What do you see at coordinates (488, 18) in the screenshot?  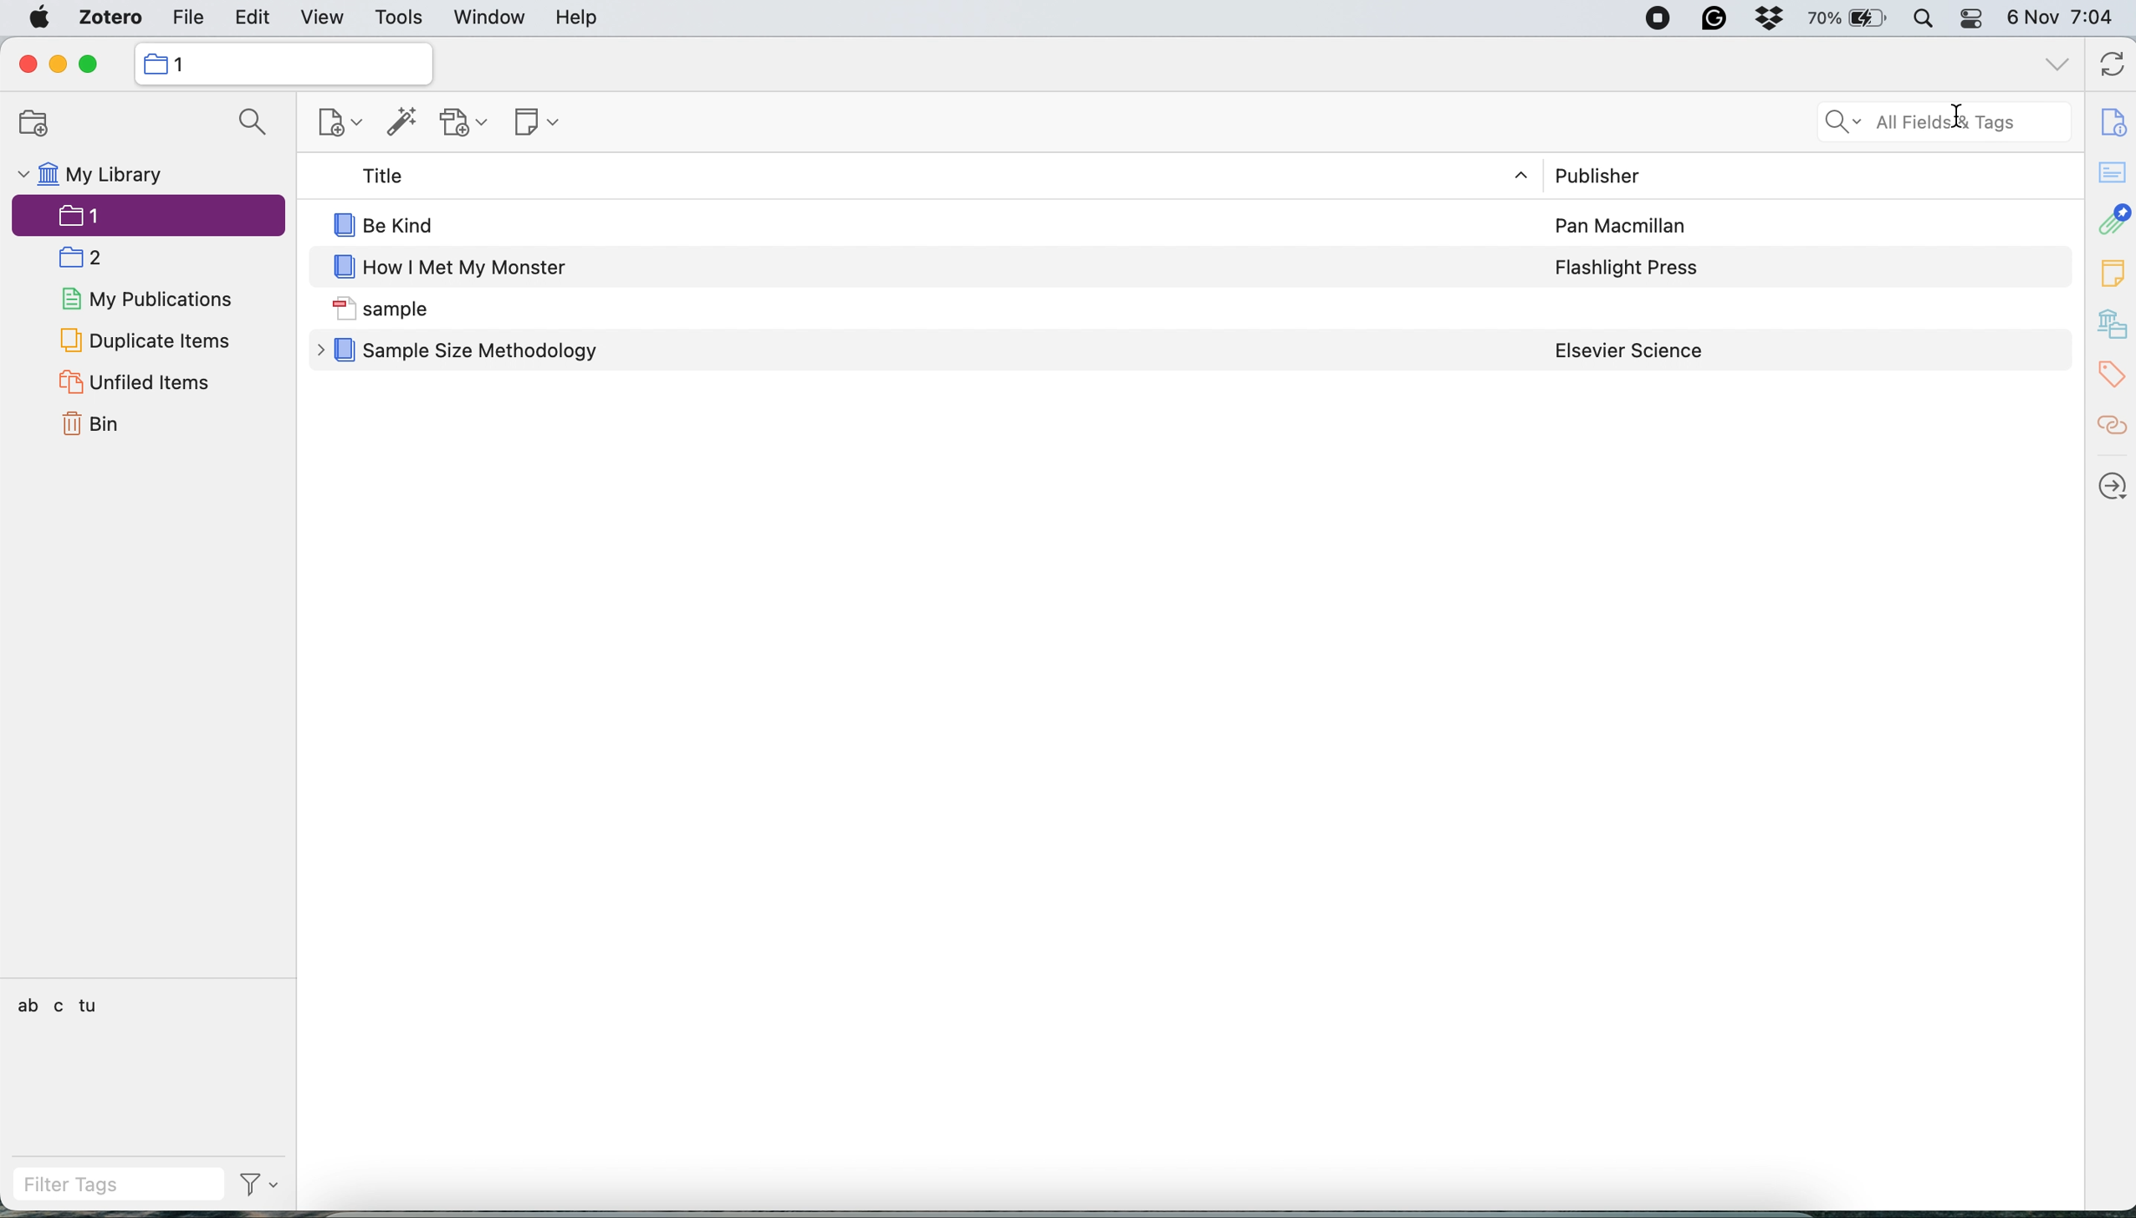 I see `window` at bounding box center [488, 18].